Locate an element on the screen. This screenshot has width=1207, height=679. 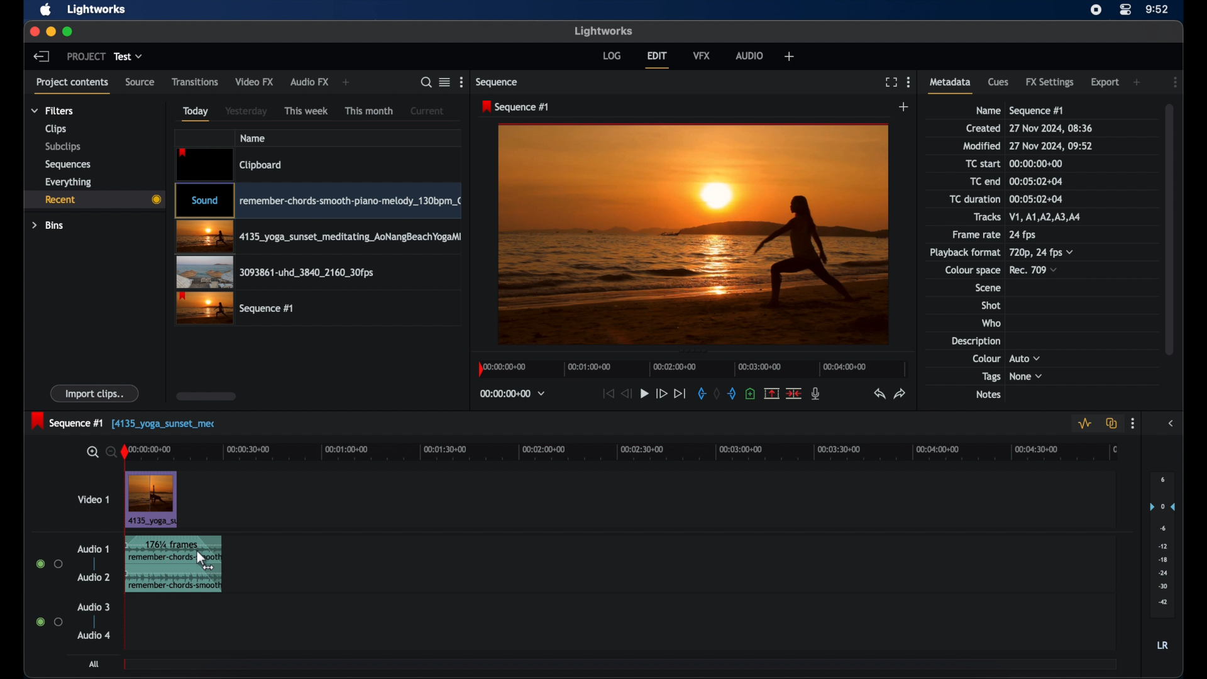
frames is located at coordinates (170, 543).